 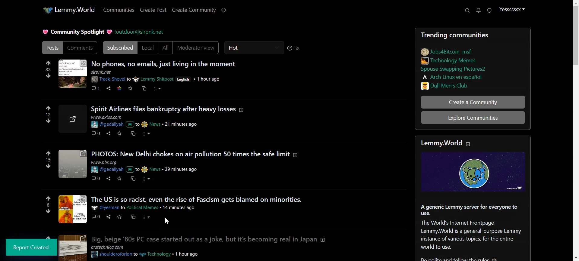 I want to click on share, so click(x=107, y=217).